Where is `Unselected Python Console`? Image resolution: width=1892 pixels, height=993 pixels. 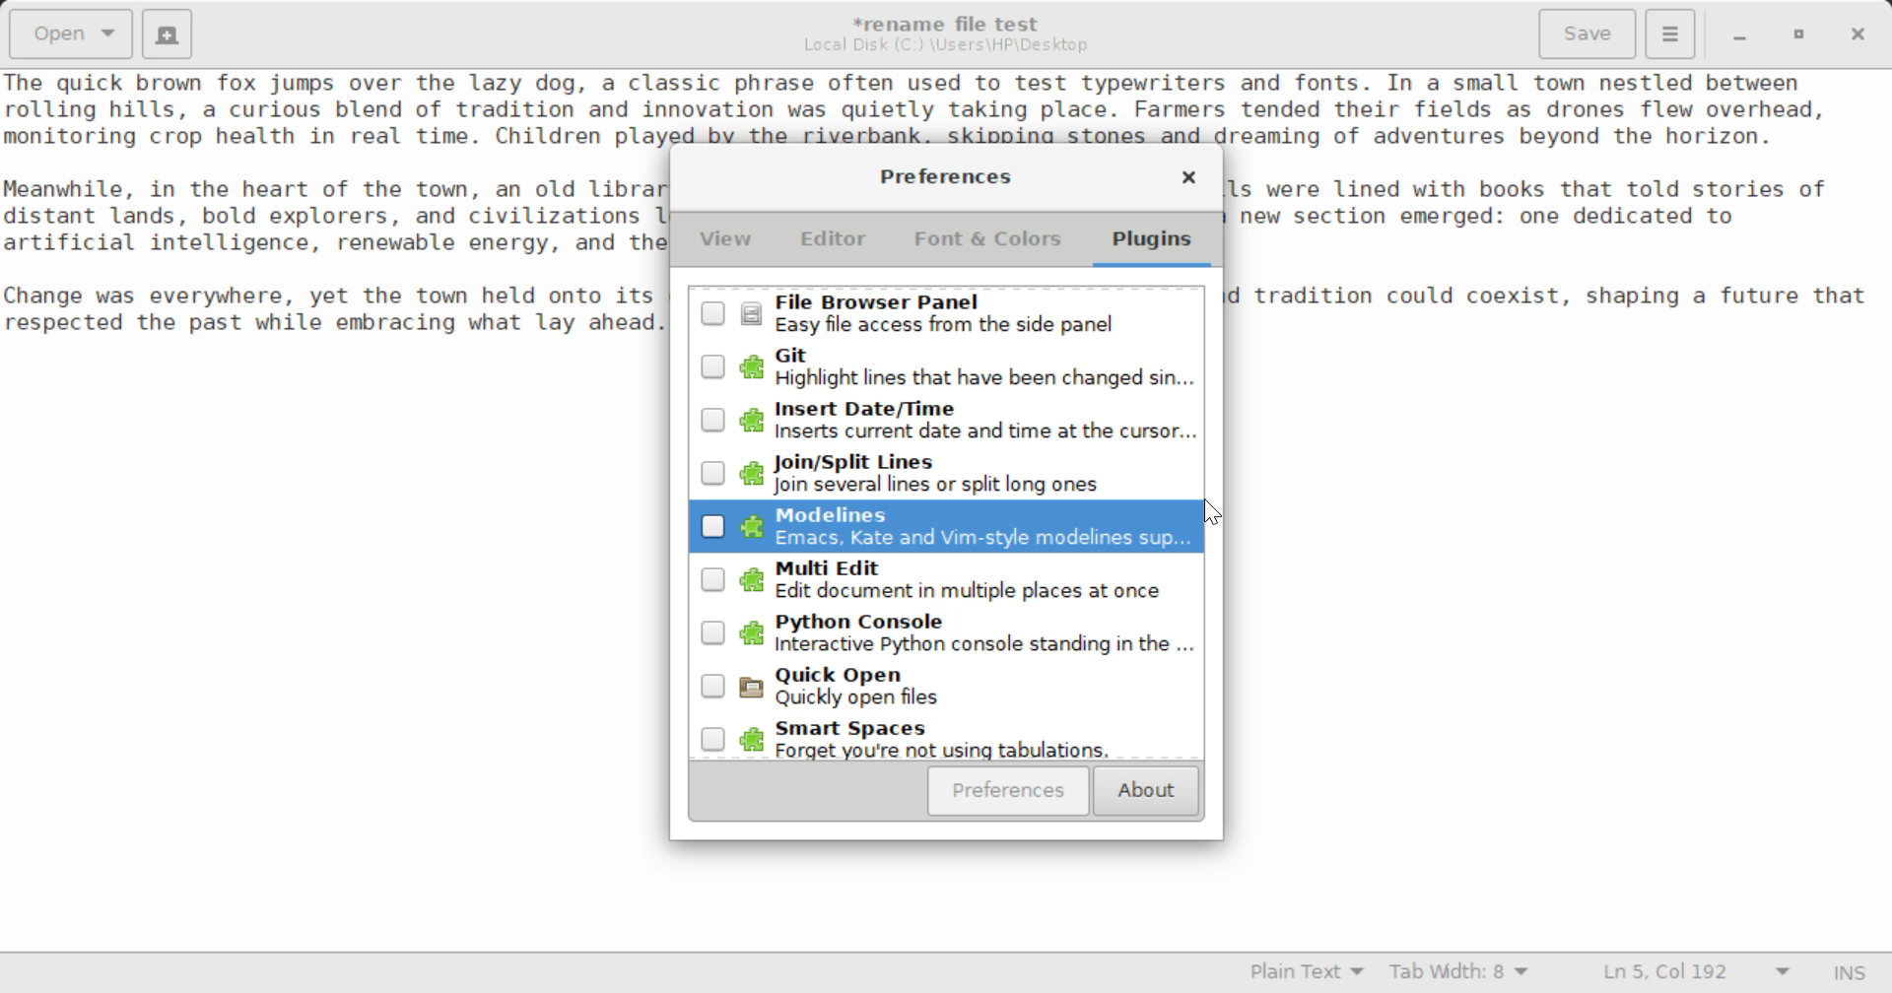 Unselected Python Console is located at coordinates (945, 639).